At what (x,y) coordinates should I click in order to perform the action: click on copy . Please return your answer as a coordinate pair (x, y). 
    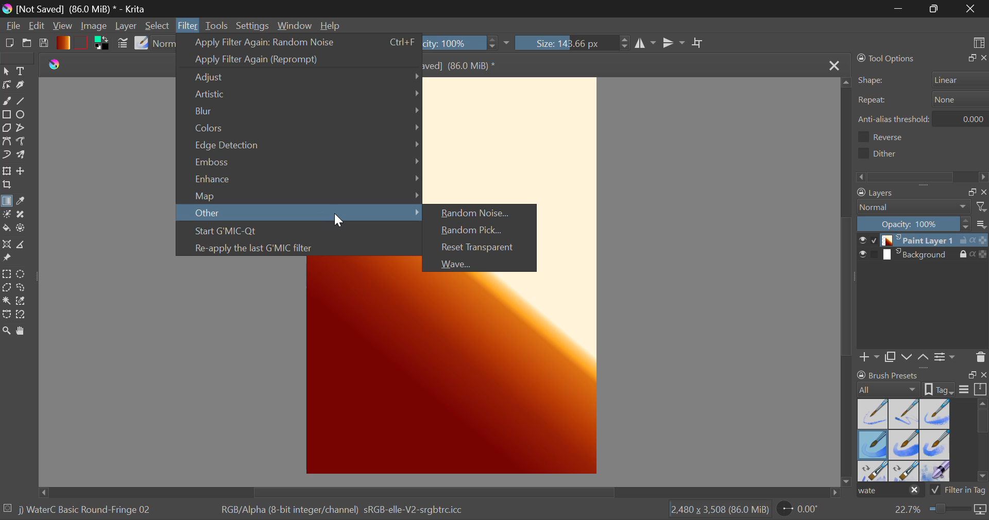
    Looking at the image, I should click on (969, 193).